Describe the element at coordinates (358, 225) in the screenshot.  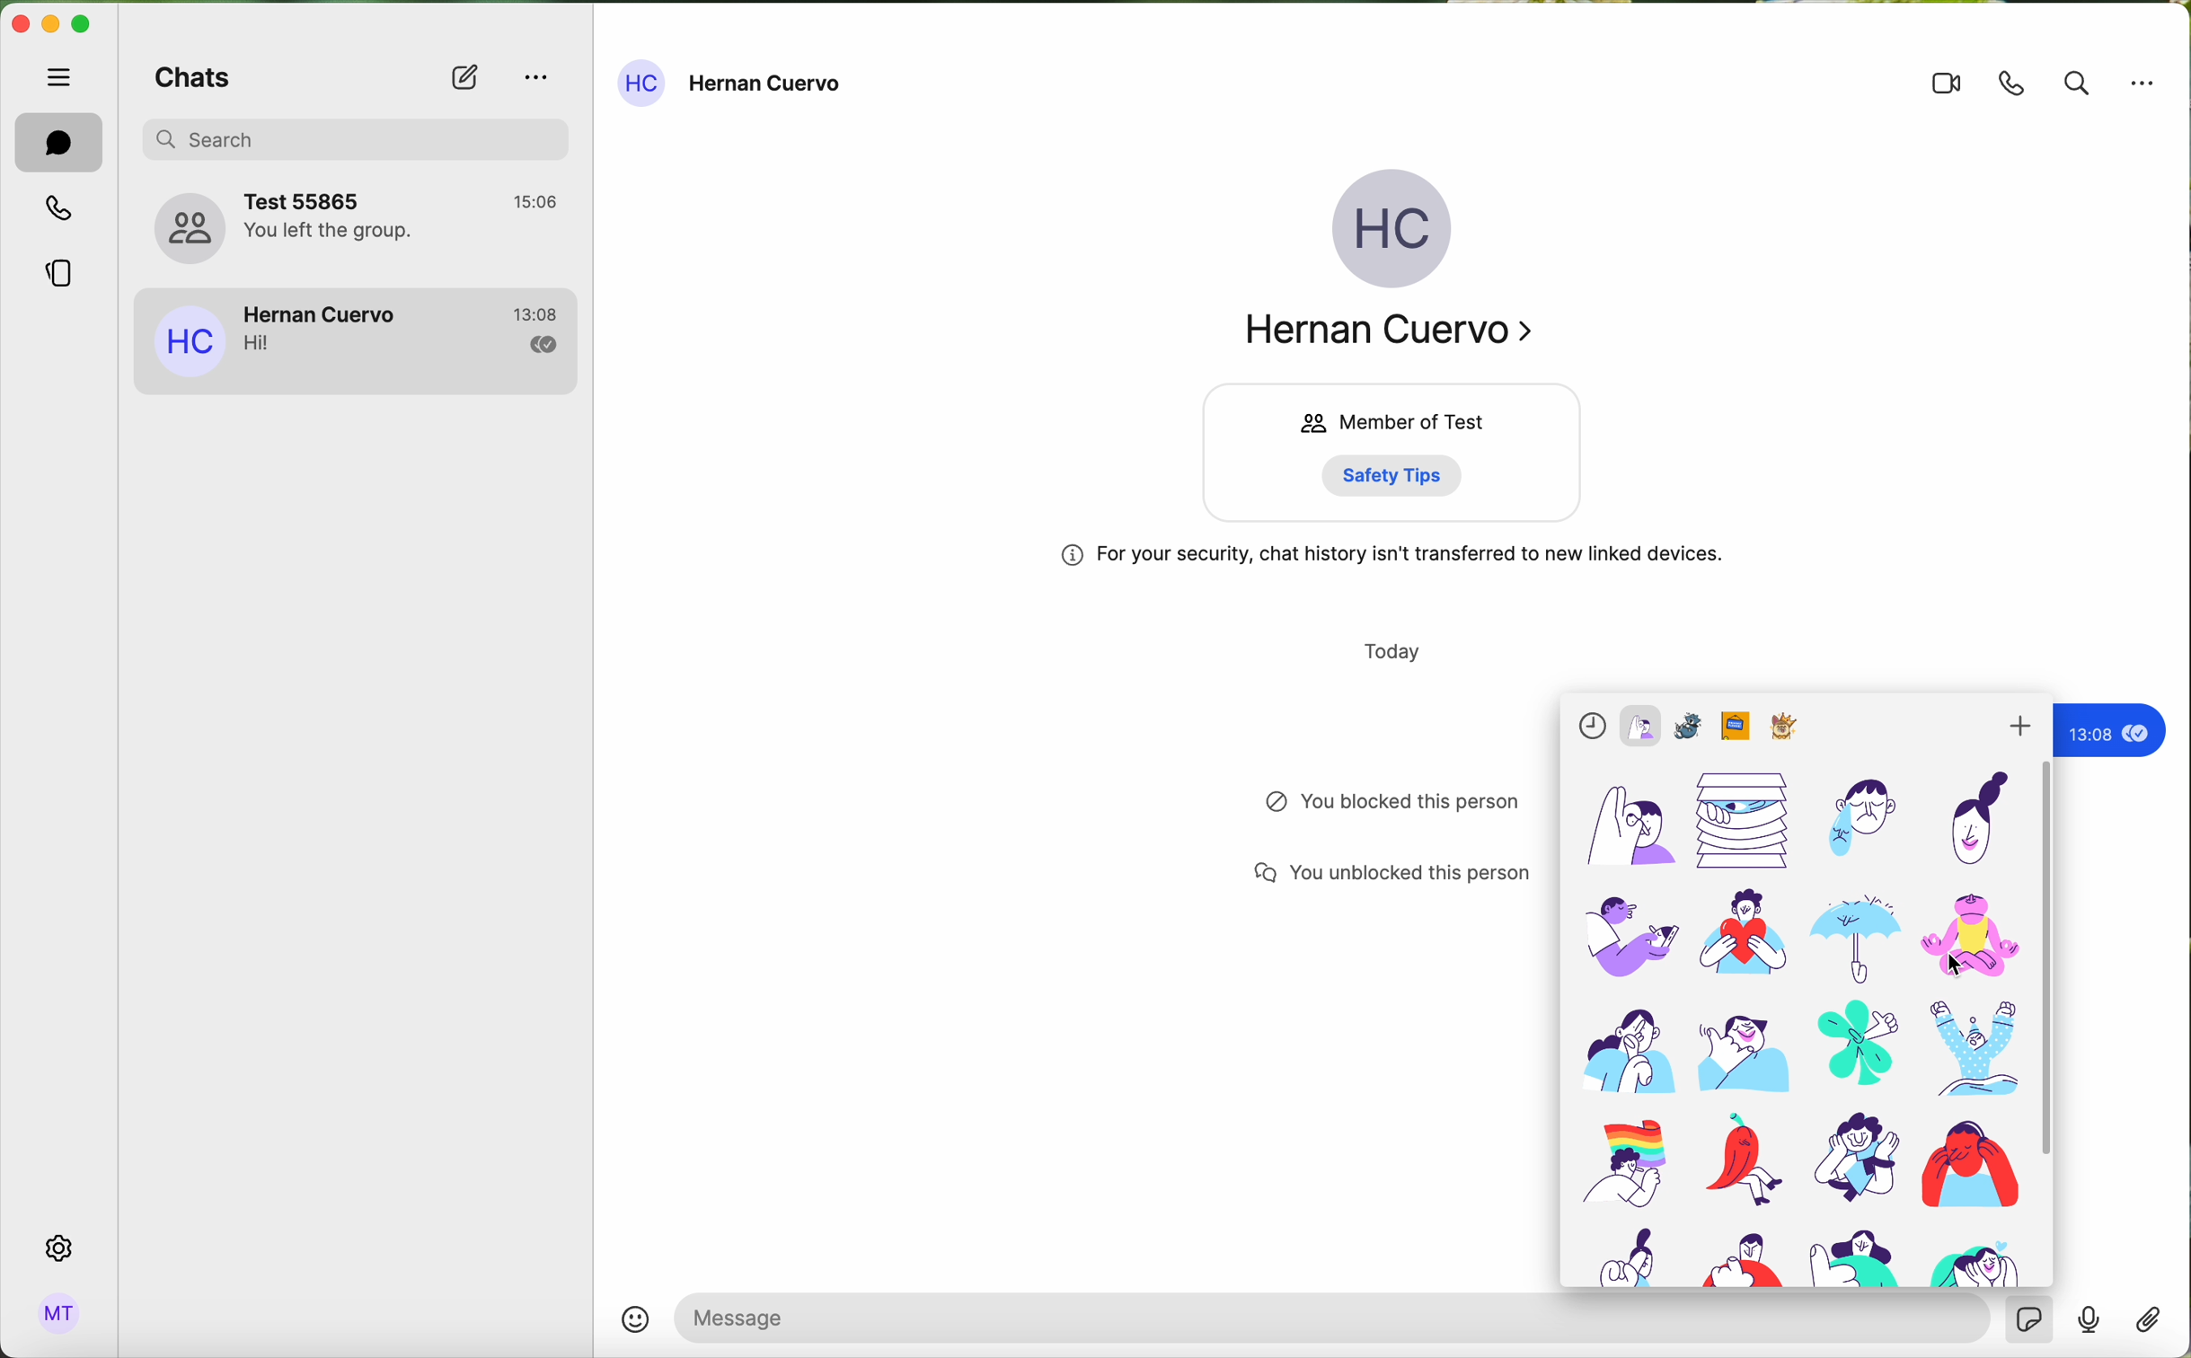
I see `name of group` at that location.